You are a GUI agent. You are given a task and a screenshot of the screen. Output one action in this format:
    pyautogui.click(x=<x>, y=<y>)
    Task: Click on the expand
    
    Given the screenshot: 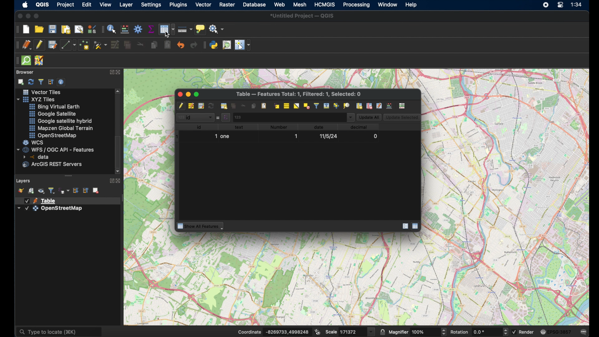 What is the action you would take?
    pyautogui.click(x=111, y=72)
    